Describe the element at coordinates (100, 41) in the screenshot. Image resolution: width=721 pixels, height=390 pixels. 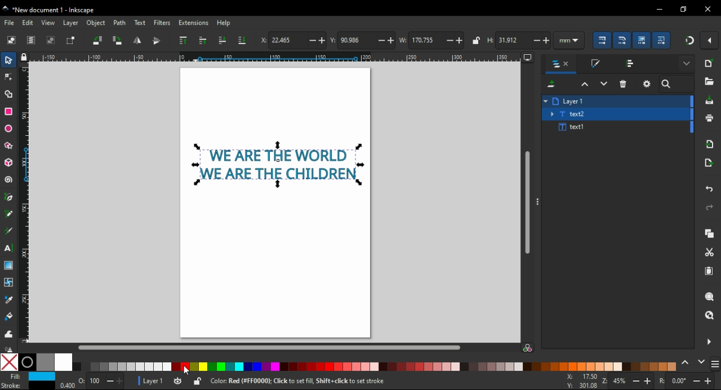
I see `object rotate 90 CCW` at that location.